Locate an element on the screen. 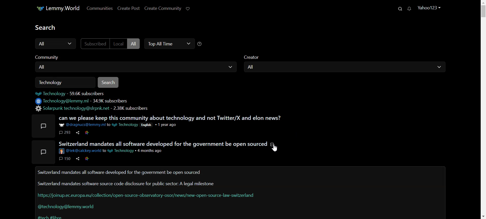 The width and height of the screenshot is (486, 219). Search is located at coordinates (109, 82).